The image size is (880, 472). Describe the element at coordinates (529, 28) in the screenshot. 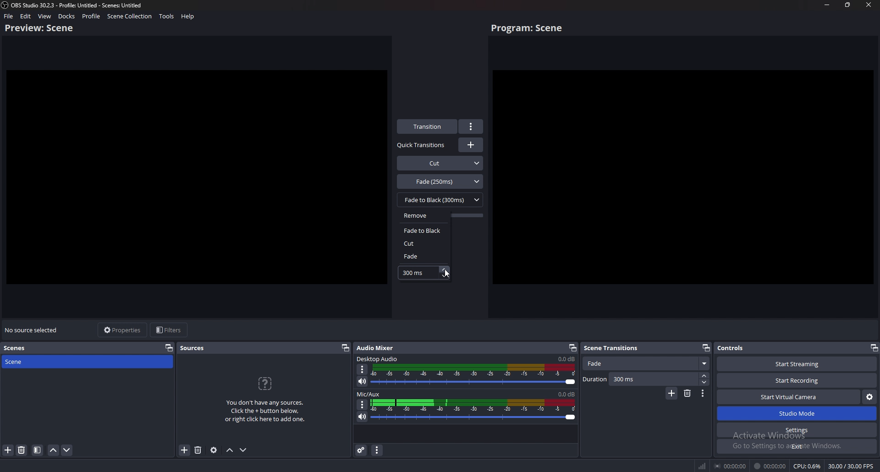

I see `program scene` at that location.